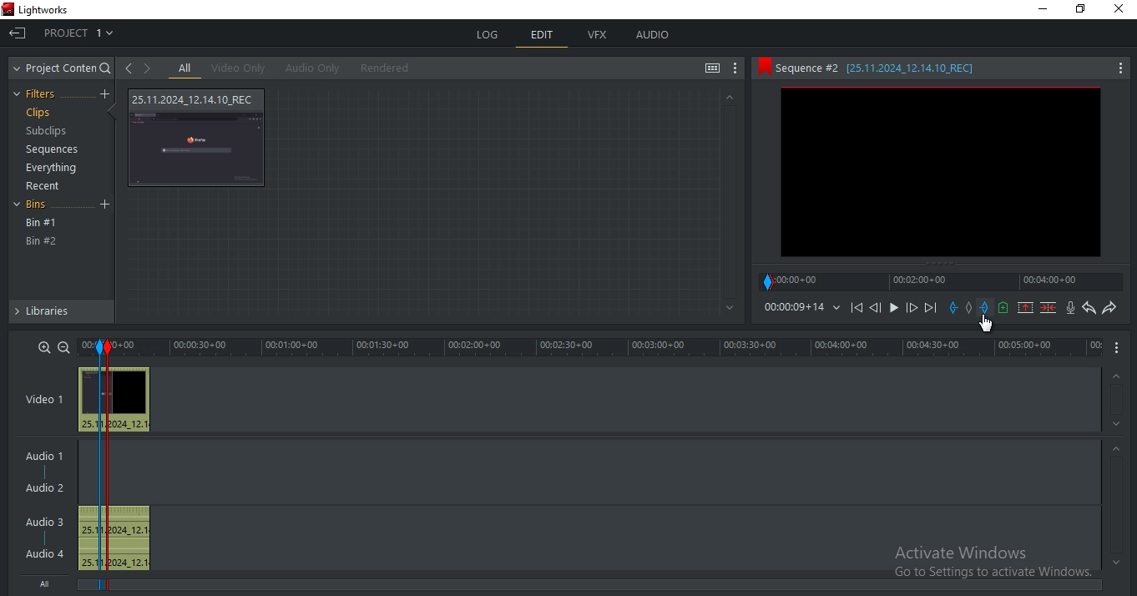  Describe the element at coordinates (310, 68) in the screenshot. I see `audio only` at that location.